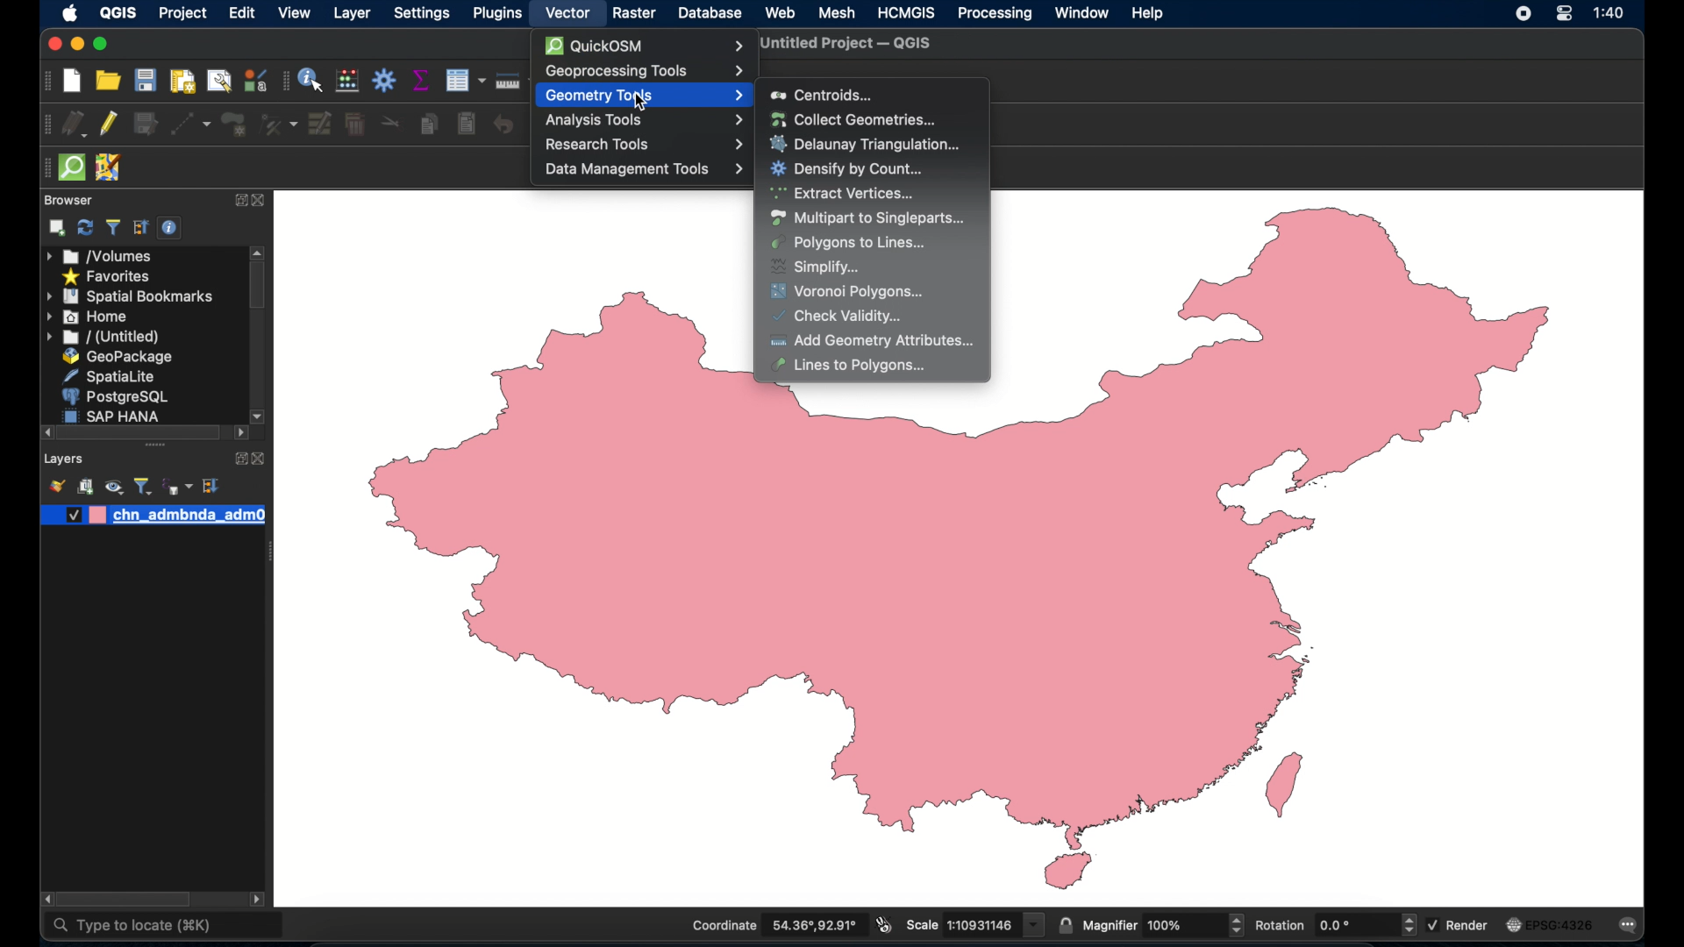  Describe the element at coordinates (390, 123) in the screenshot. I see `cut features` at that location.